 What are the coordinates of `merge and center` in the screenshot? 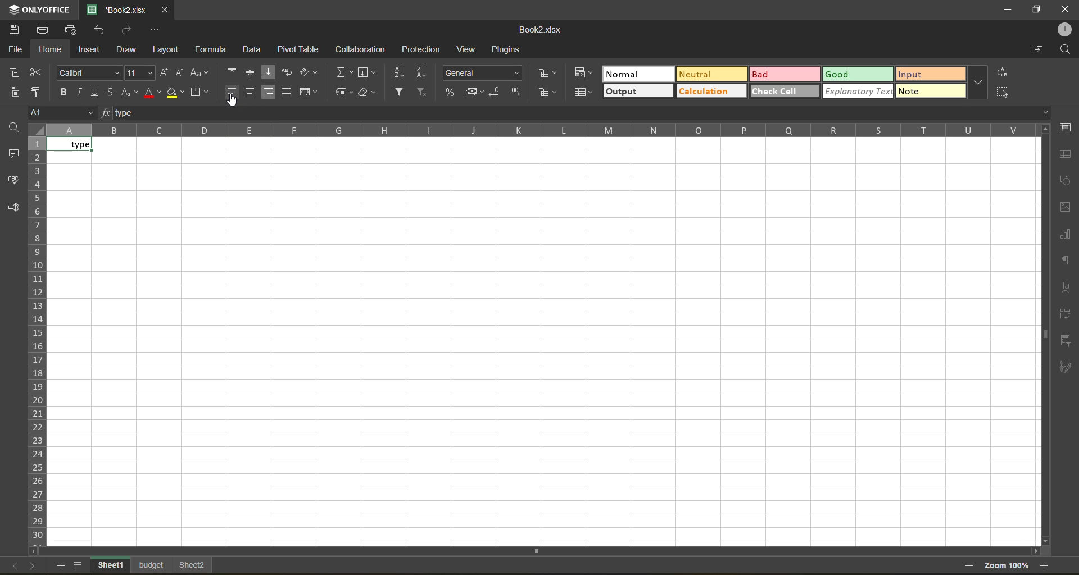 It's located at (310, 91).